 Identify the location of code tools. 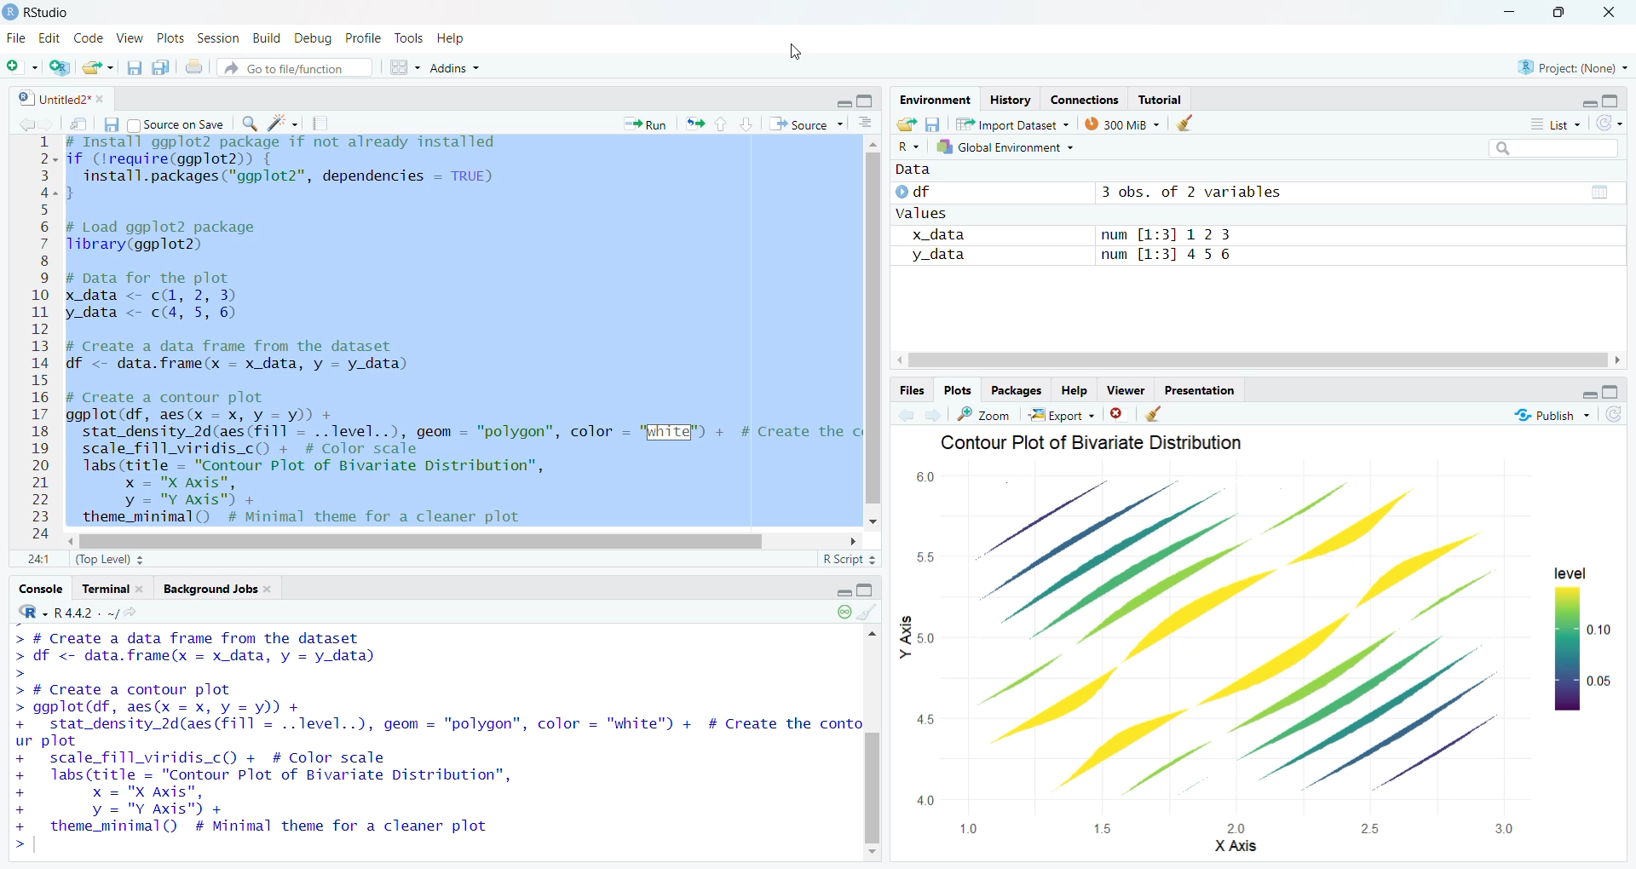
(284, 124).